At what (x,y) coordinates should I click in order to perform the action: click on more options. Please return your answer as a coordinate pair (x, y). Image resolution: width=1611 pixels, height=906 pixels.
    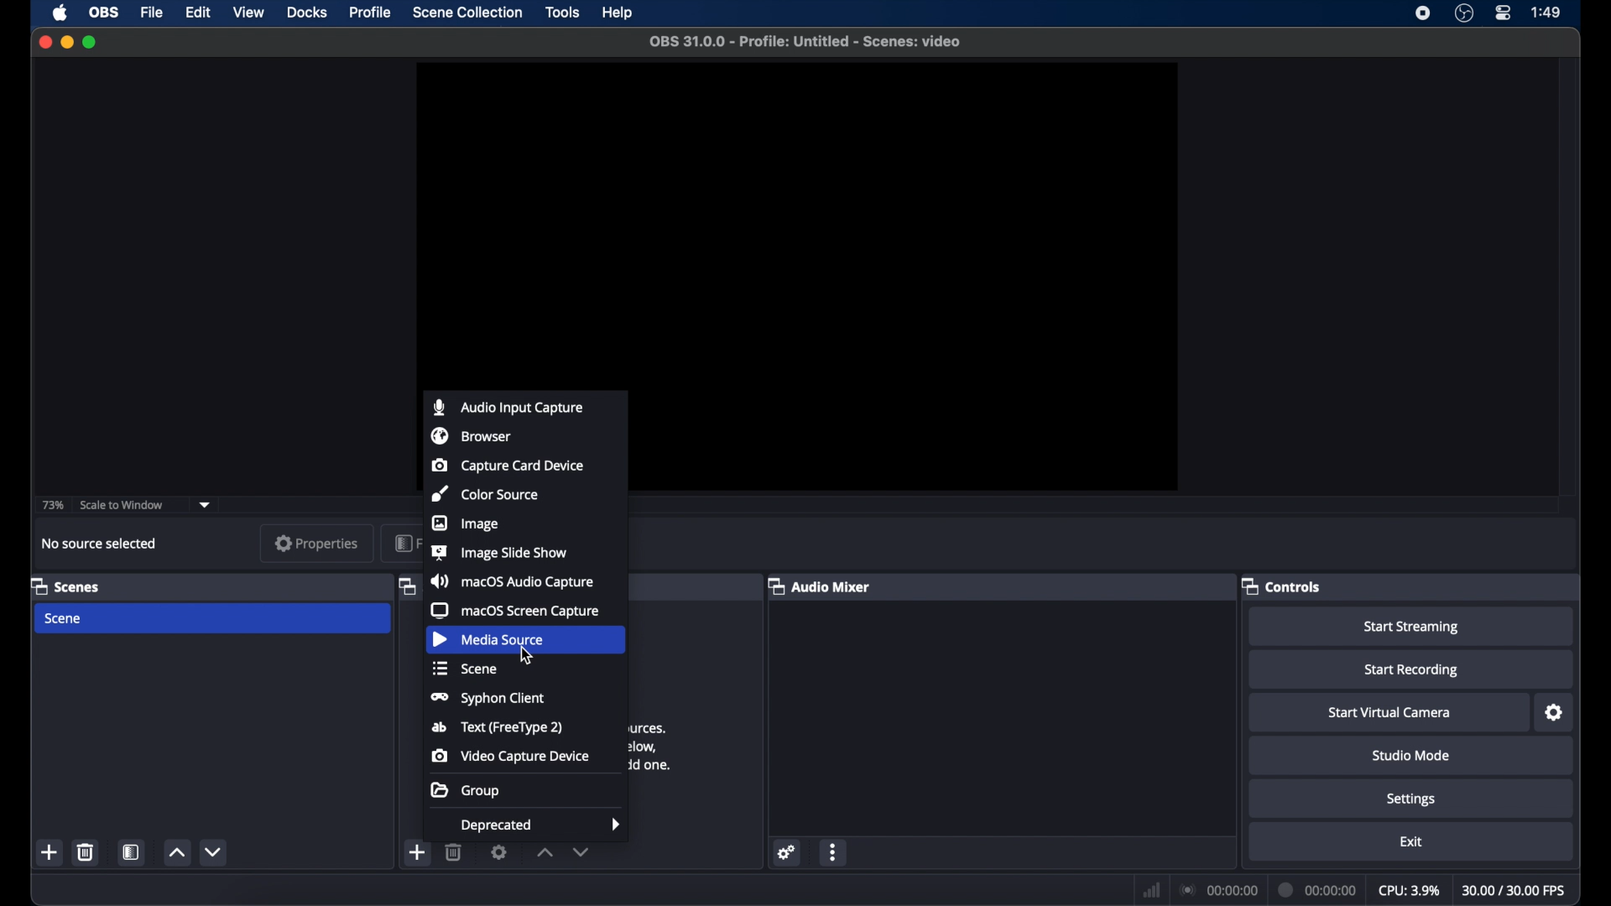
    Looking at the image, I should click on (835, 852).